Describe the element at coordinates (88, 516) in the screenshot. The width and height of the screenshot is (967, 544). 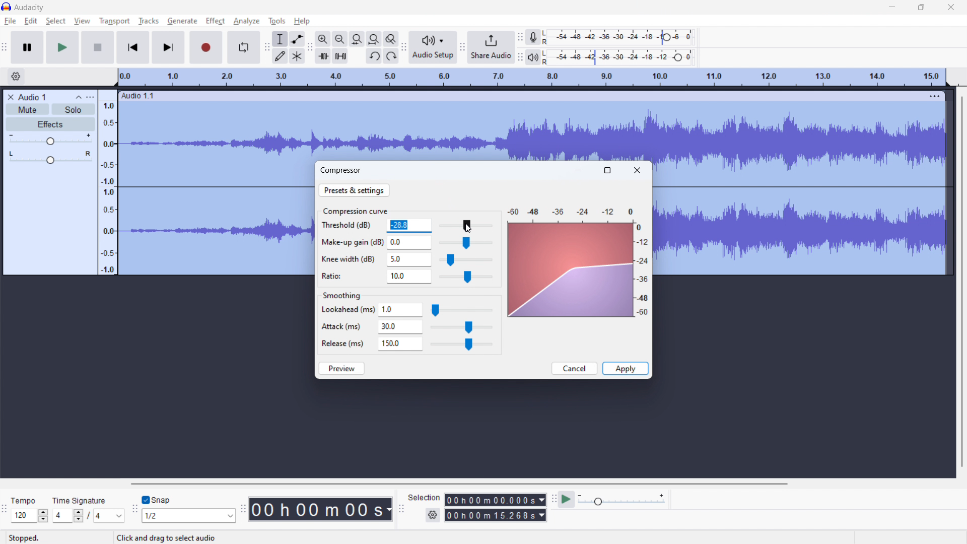
I see `4/4 (set time signature)` at that location.